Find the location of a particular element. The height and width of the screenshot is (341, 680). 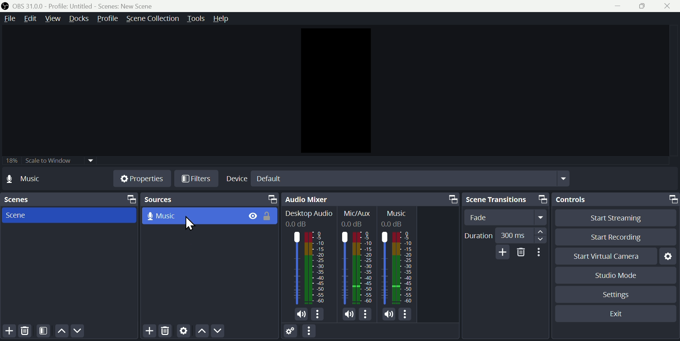

More options is located at coordinates (311, 331).